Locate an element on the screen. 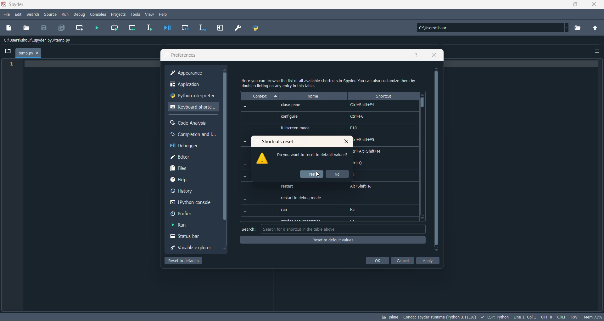 The width and height of the screenshot is (604, 321). move up is located at coordinates (437, 68).